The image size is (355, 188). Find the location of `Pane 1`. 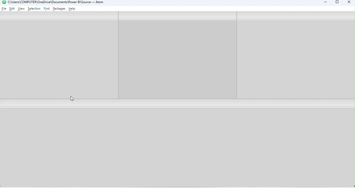

Pane 1 is located at coordinates (59, 55).